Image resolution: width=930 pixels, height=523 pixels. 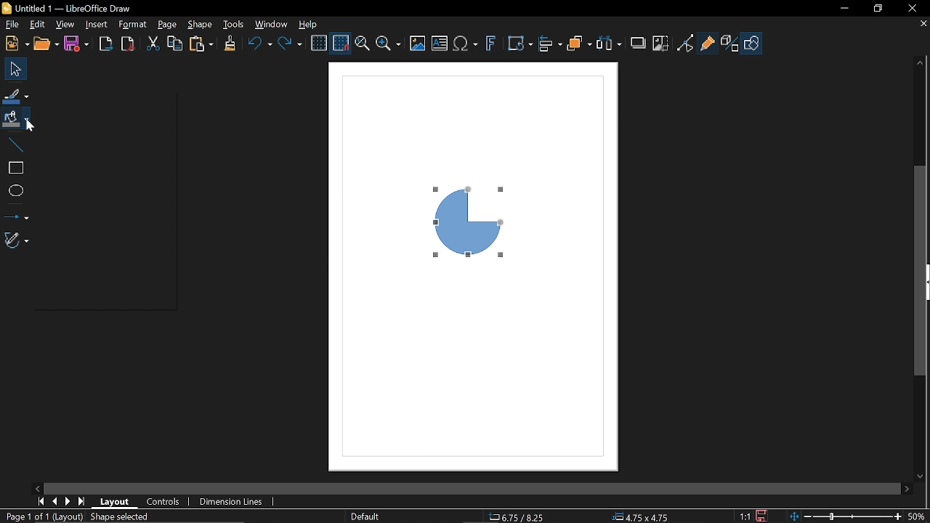 What do you see at coordinates (132, 25) in the screenshot?
I see `Format` at bounding box center [132, 25].